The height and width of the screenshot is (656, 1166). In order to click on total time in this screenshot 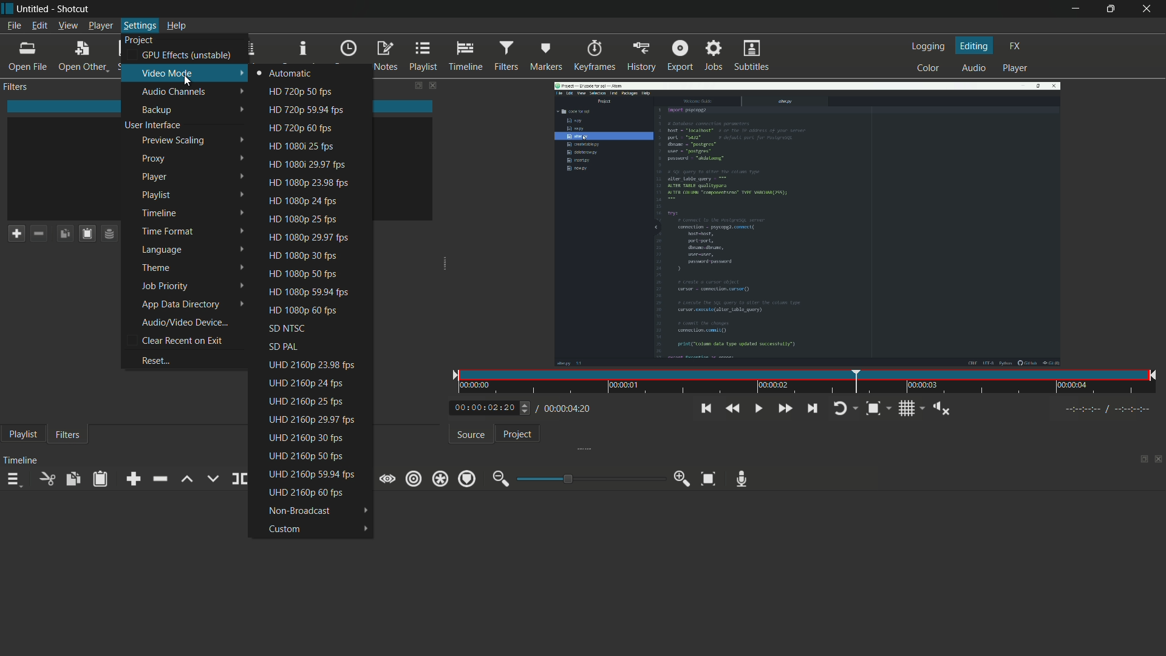, I will do `click(566, 409)`.